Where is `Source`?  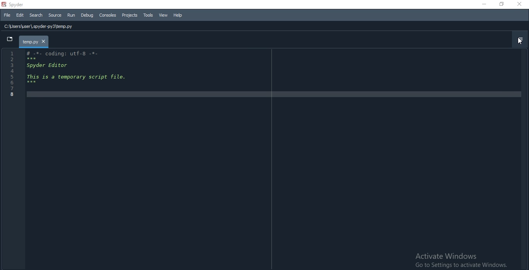 Source is located at coordinates (54, 15).